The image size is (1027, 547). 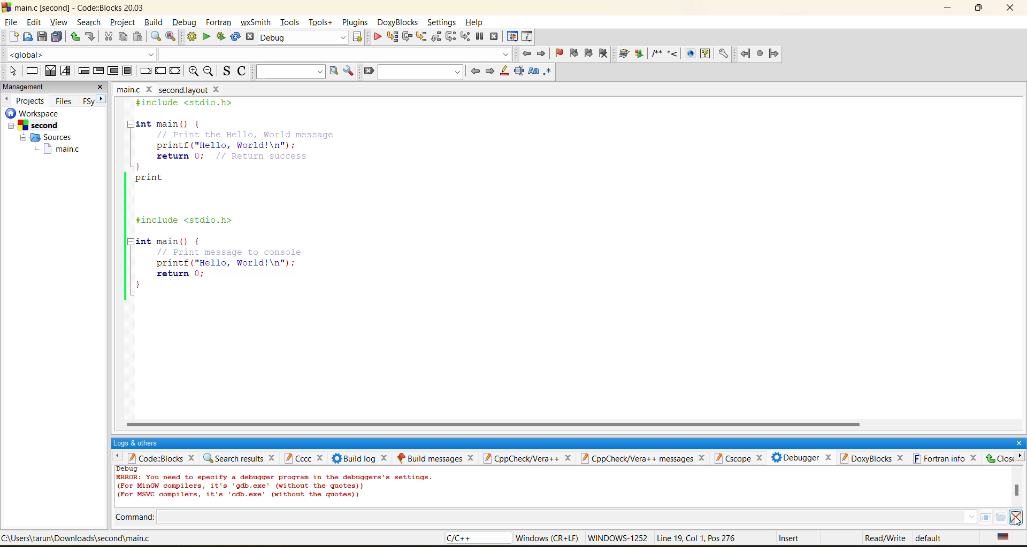 I want to click on toggle source, so click(x=225, y=72).